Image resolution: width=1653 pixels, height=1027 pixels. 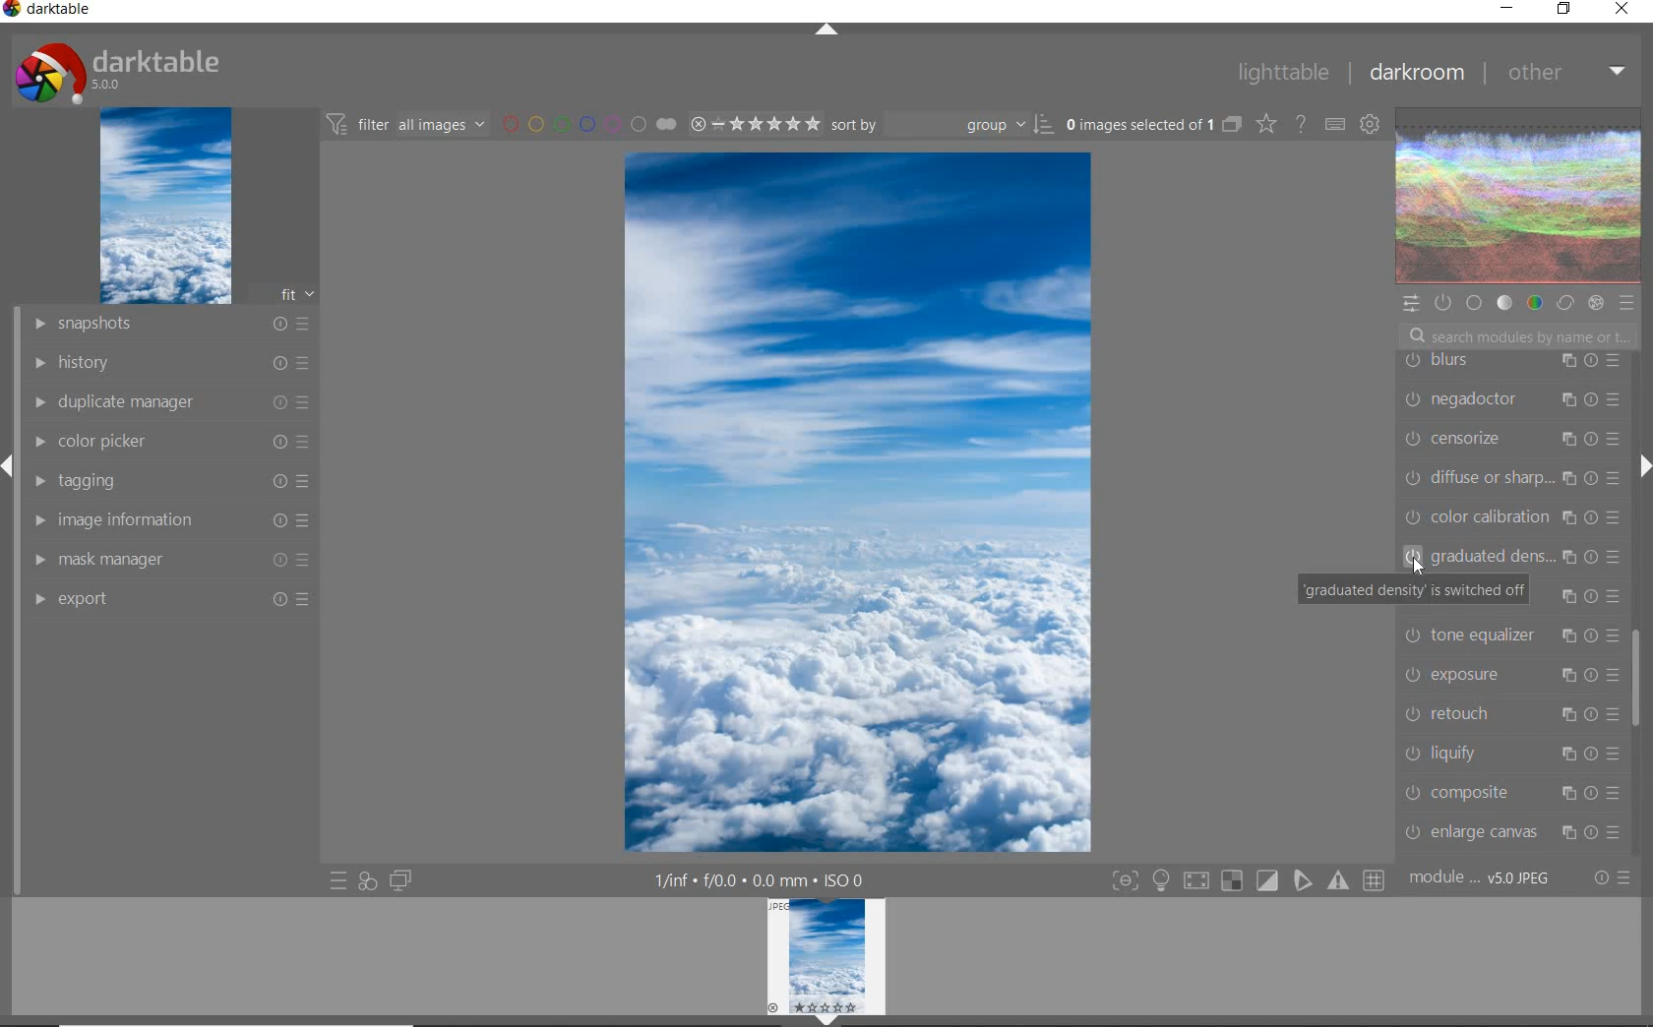 What do you see at coordinates (827, 1020) in the screenshot?
I see `Down` at bounding box center [827, 1020].